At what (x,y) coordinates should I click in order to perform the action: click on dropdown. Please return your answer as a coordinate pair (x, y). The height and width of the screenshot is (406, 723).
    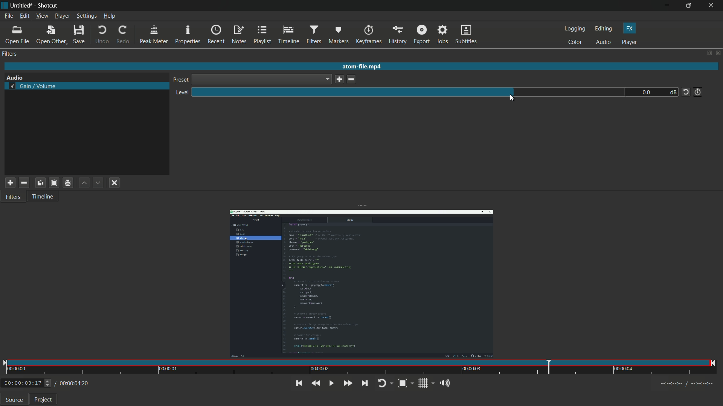
    Looking at the image, I should click on (261, 79).